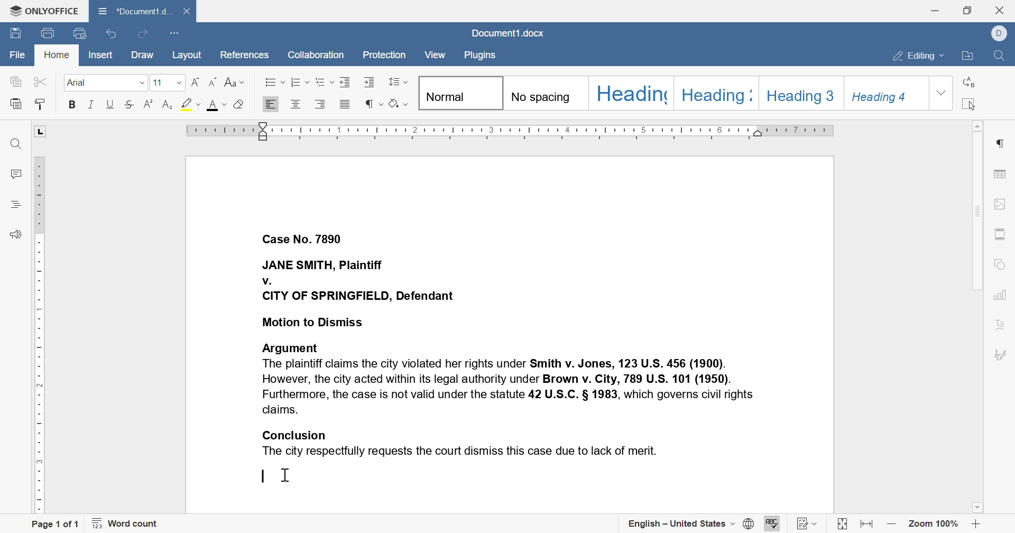 This screenshot has height=533, width=1015. I want to click on paragraph line spacing, so click(398, 81).